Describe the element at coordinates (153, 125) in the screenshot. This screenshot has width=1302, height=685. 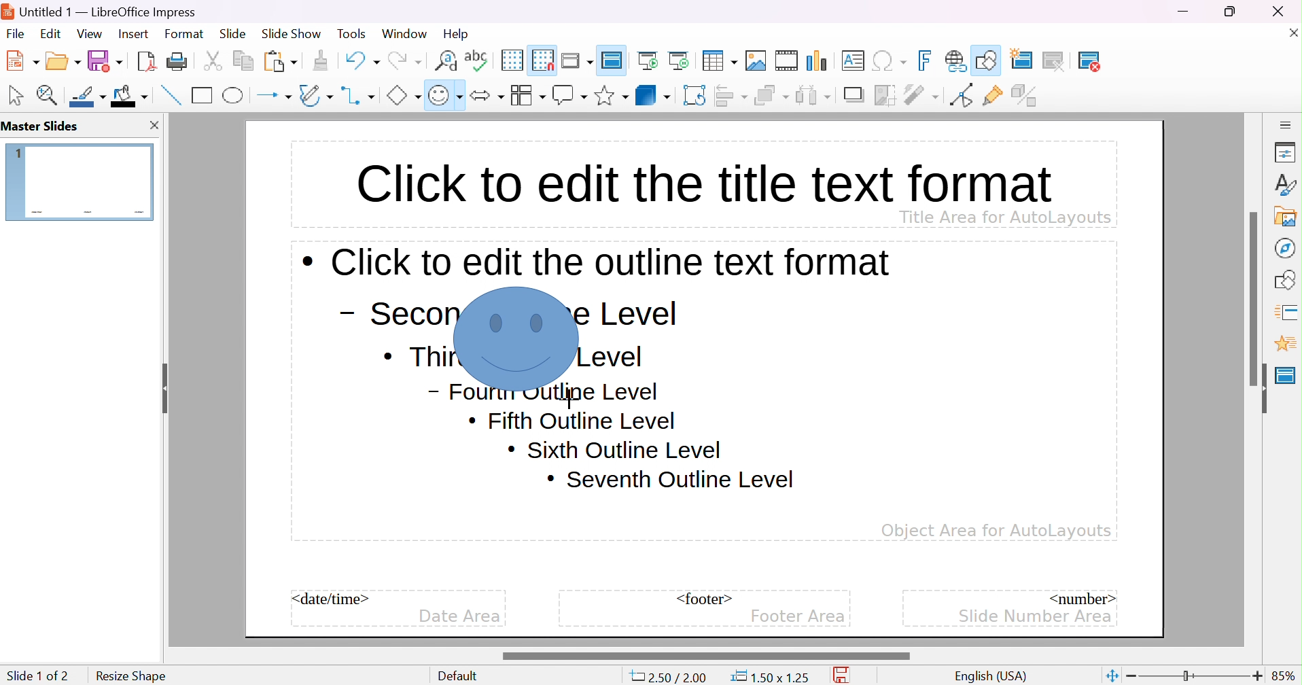
I see `close` at that location.